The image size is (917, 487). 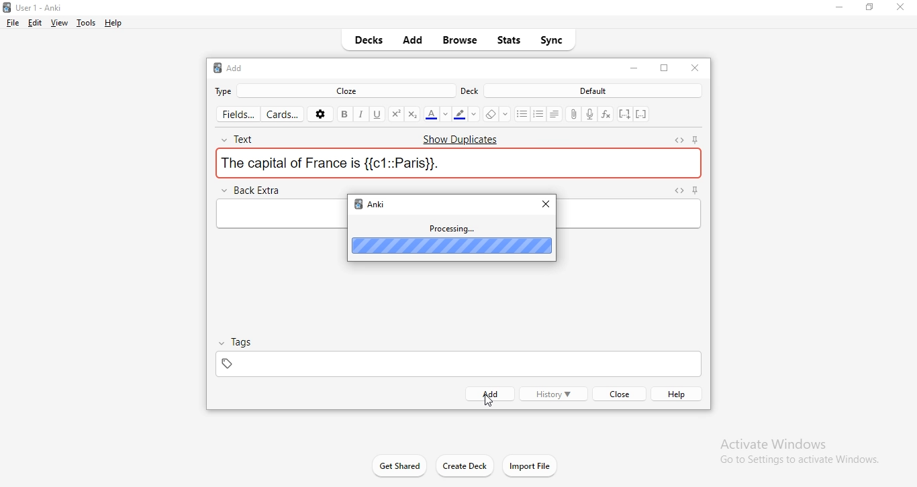 I want to click on sucscript, so click(x=413, y=113).